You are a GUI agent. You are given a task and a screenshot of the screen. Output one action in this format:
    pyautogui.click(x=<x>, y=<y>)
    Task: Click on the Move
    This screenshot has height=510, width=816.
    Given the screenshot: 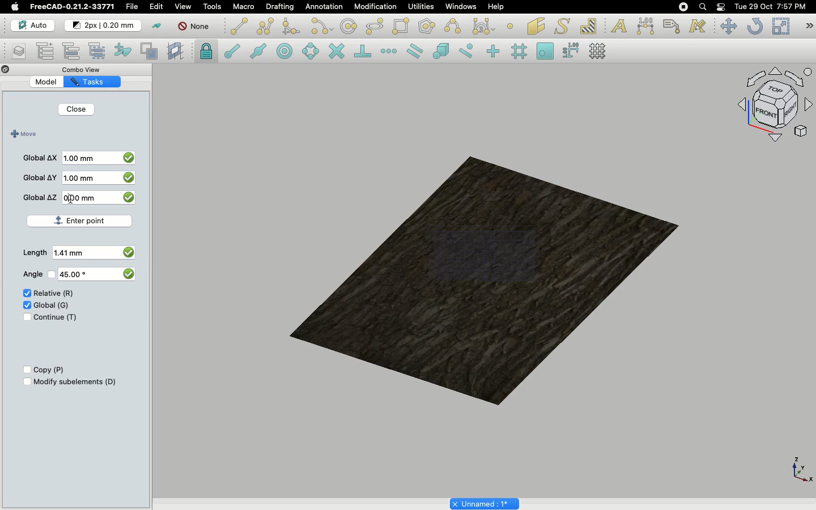 What is the action you would take?
    pyautogui.click(x=22, y=134)
    